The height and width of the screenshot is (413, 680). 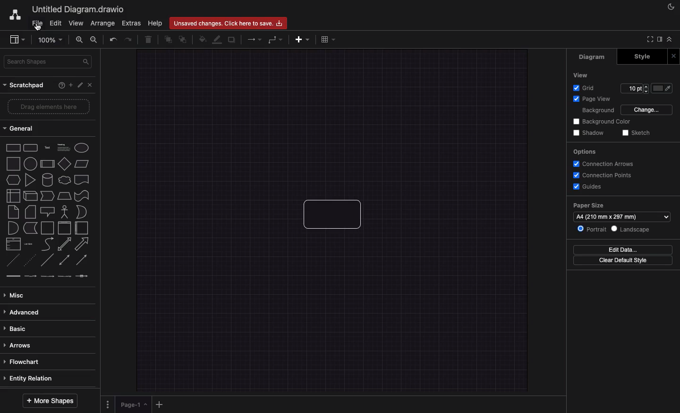 What do you see at coordinates (637, 133) in the screenshot?
I see `Sketch` at bounding box center [637, 133].